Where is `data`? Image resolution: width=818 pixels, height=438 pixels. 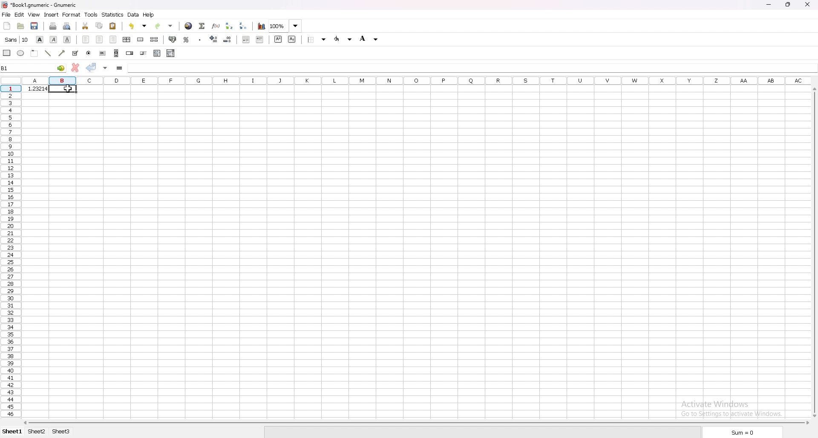 data is located at coordinates (133, 15).